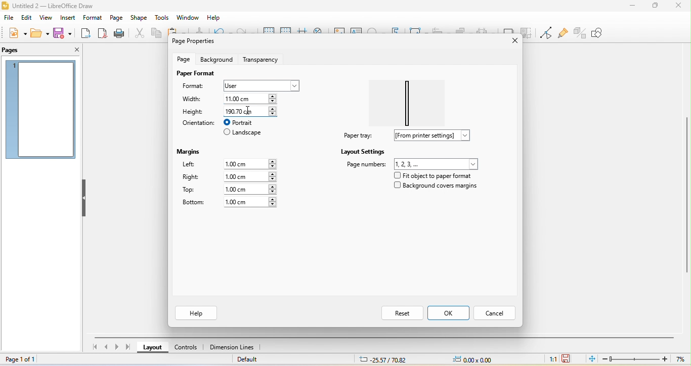 The height and width of the screenshot is (366, 691). I want to click on first page, so click(94, 348).